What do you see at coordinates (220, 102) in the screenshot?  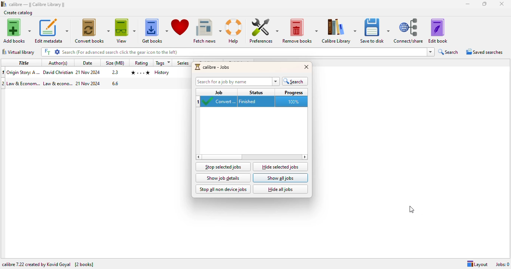 I see `convert to MOBI` at bounding box center [220, 102].